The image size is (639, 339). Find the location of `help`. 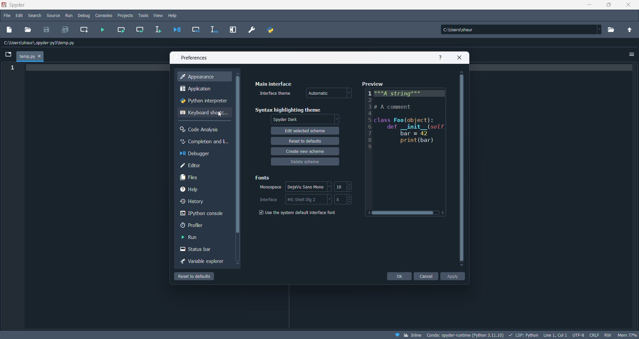

help is located at coordinates (173, 16).